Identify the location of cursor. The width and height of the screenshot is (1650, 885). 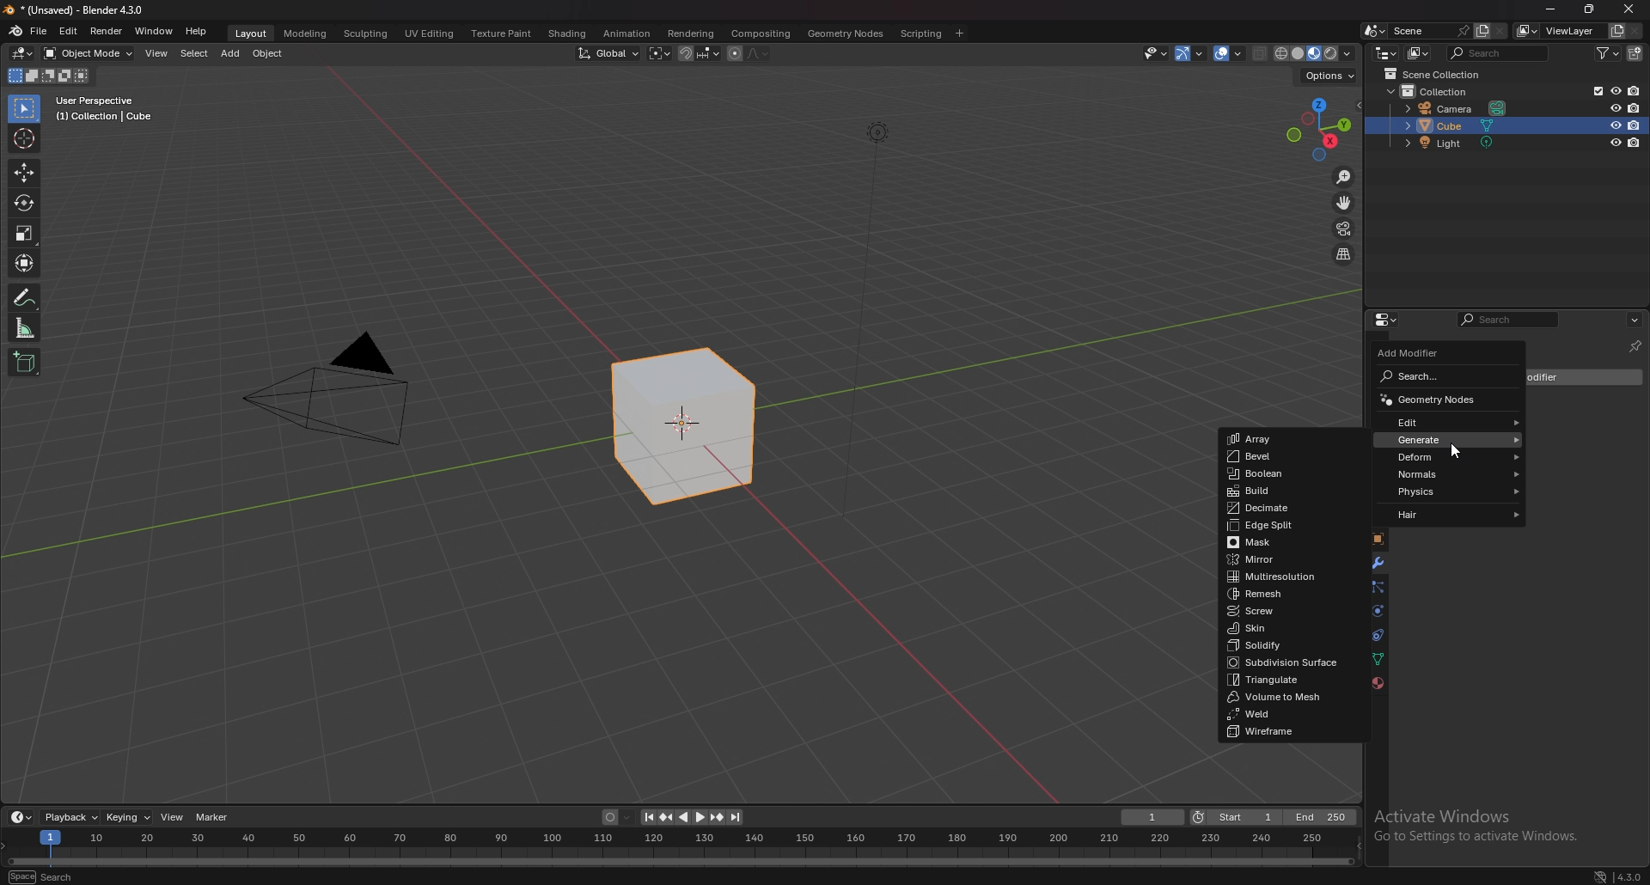
(24, 137).